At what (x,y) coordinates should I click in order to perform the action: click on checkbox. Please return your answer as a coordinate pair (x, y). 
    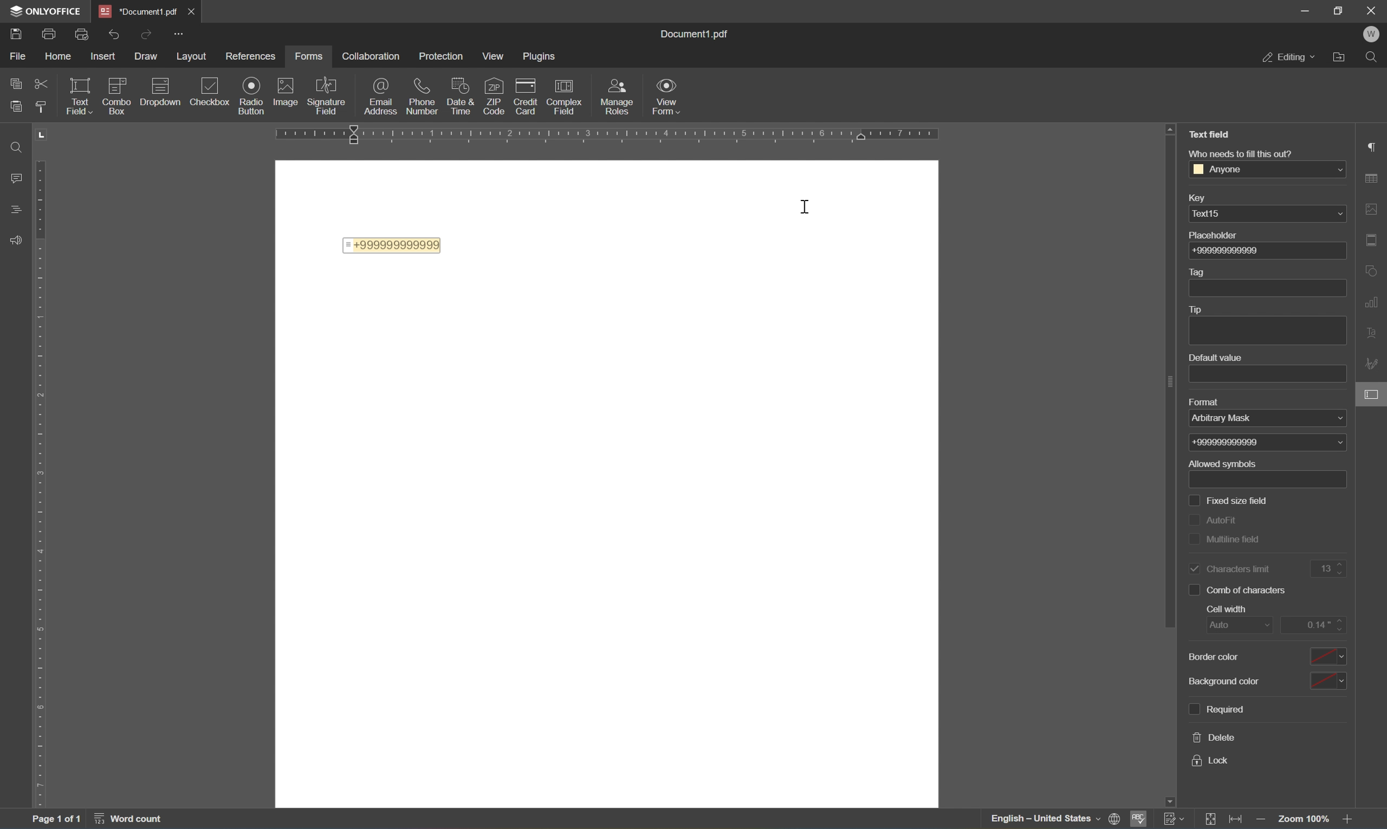
    Looking at the image, I should click on (118, 93).